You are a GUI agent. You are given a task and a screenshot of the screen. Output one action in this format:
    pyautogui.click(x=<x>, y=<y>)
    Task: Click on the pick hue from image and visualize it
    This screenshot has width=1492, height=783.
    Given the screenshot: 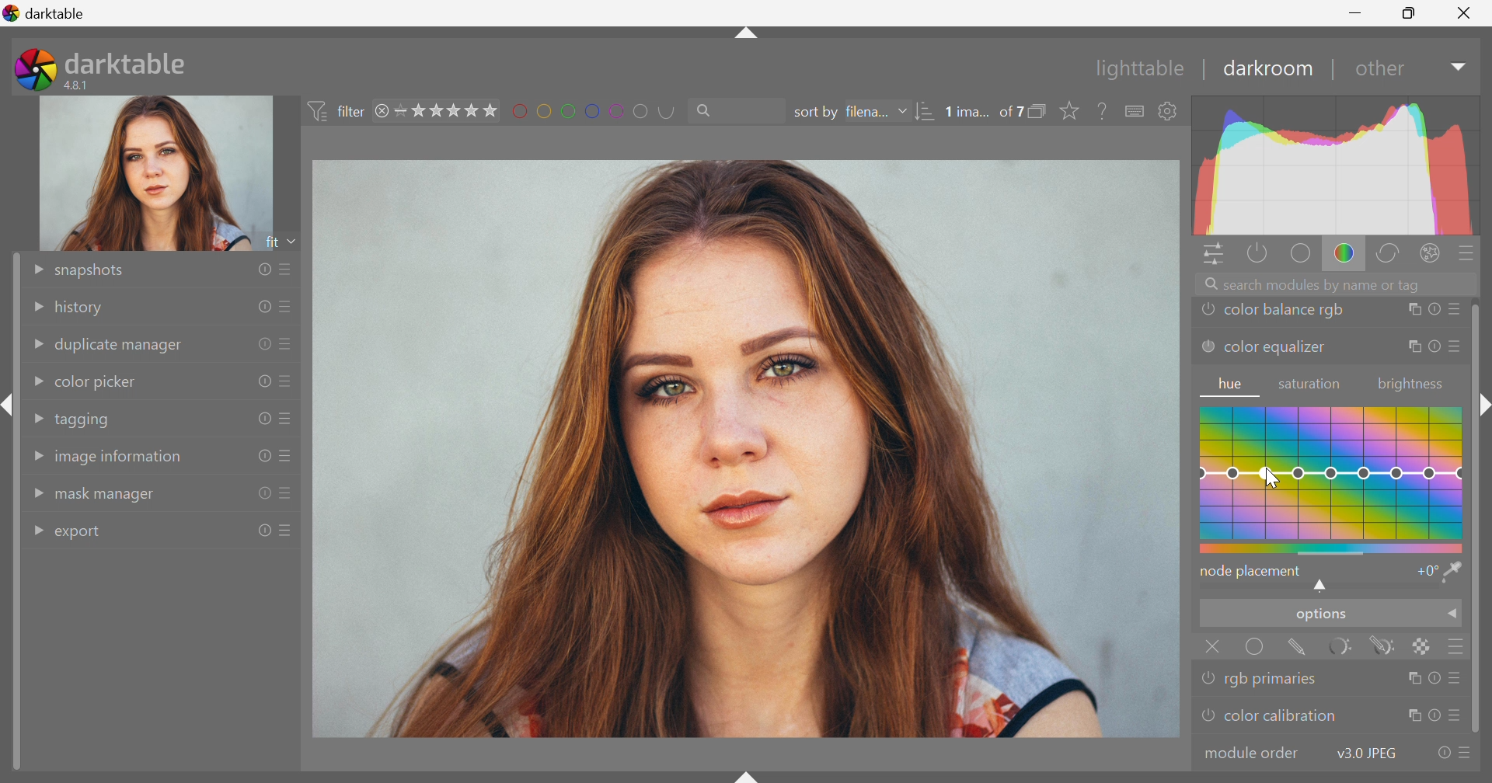 What is the action you would take?
    pyautogui.click(x=1454, y=572)
    